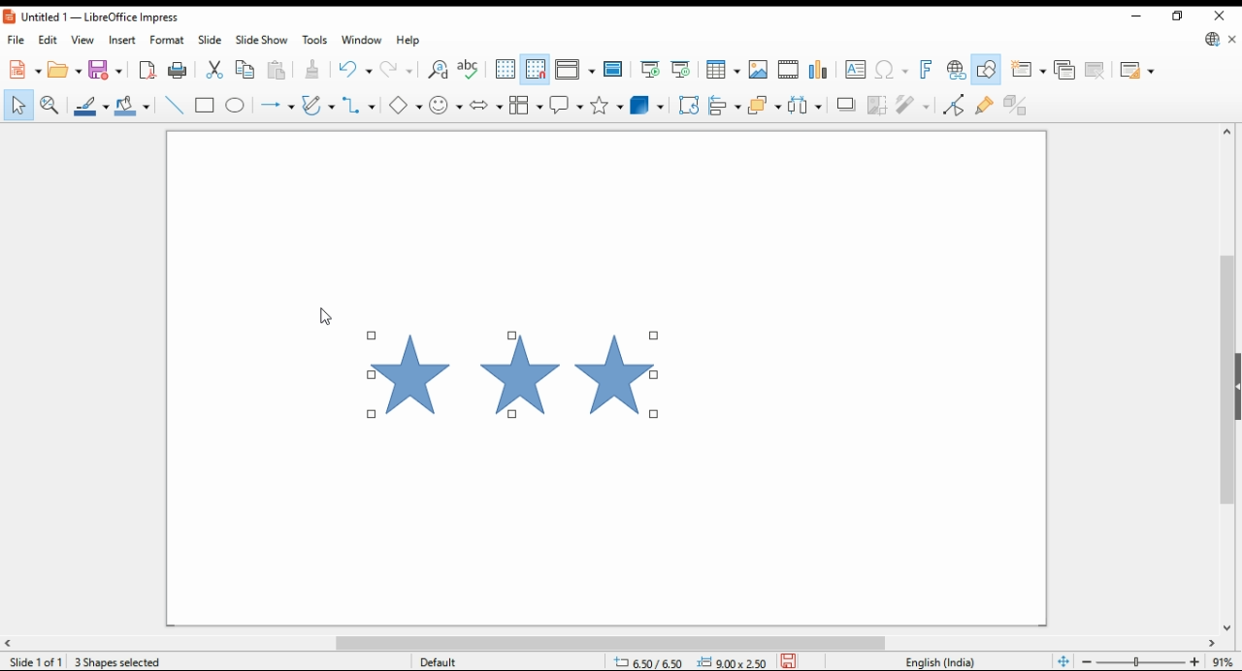 This screenshot has height=671, width=1242. I want to click on scroll bar, so click(621, 642).